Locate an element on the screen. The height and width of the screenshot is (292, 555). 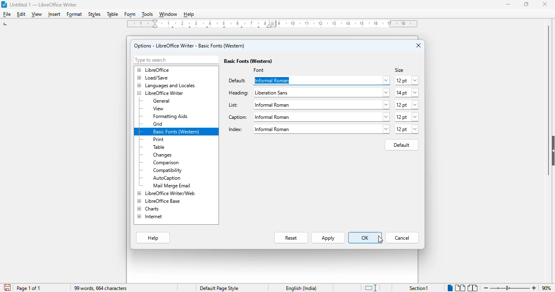
OK is located at coordinates (365, 238).